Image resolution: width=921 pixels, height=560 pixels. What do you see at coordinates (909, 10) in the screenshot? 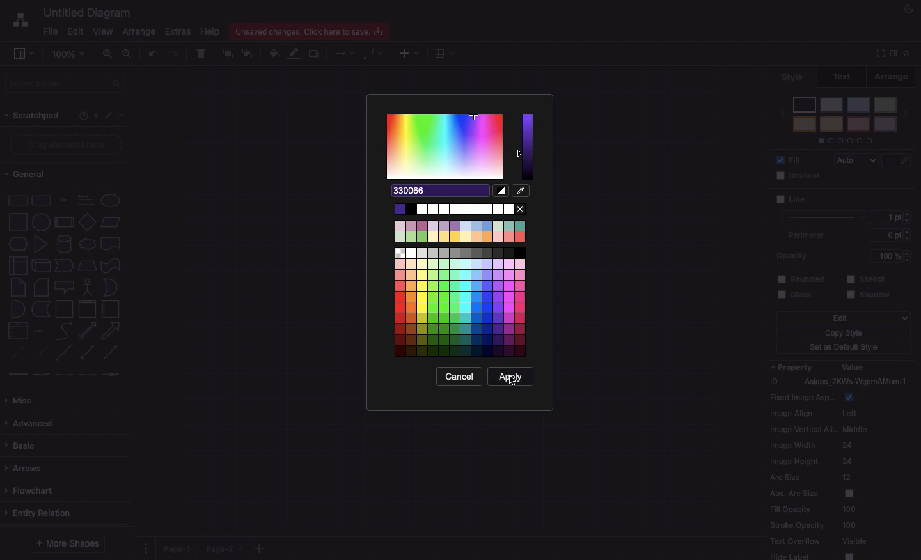
I see `Night mode` at bounding box center [909, 10].